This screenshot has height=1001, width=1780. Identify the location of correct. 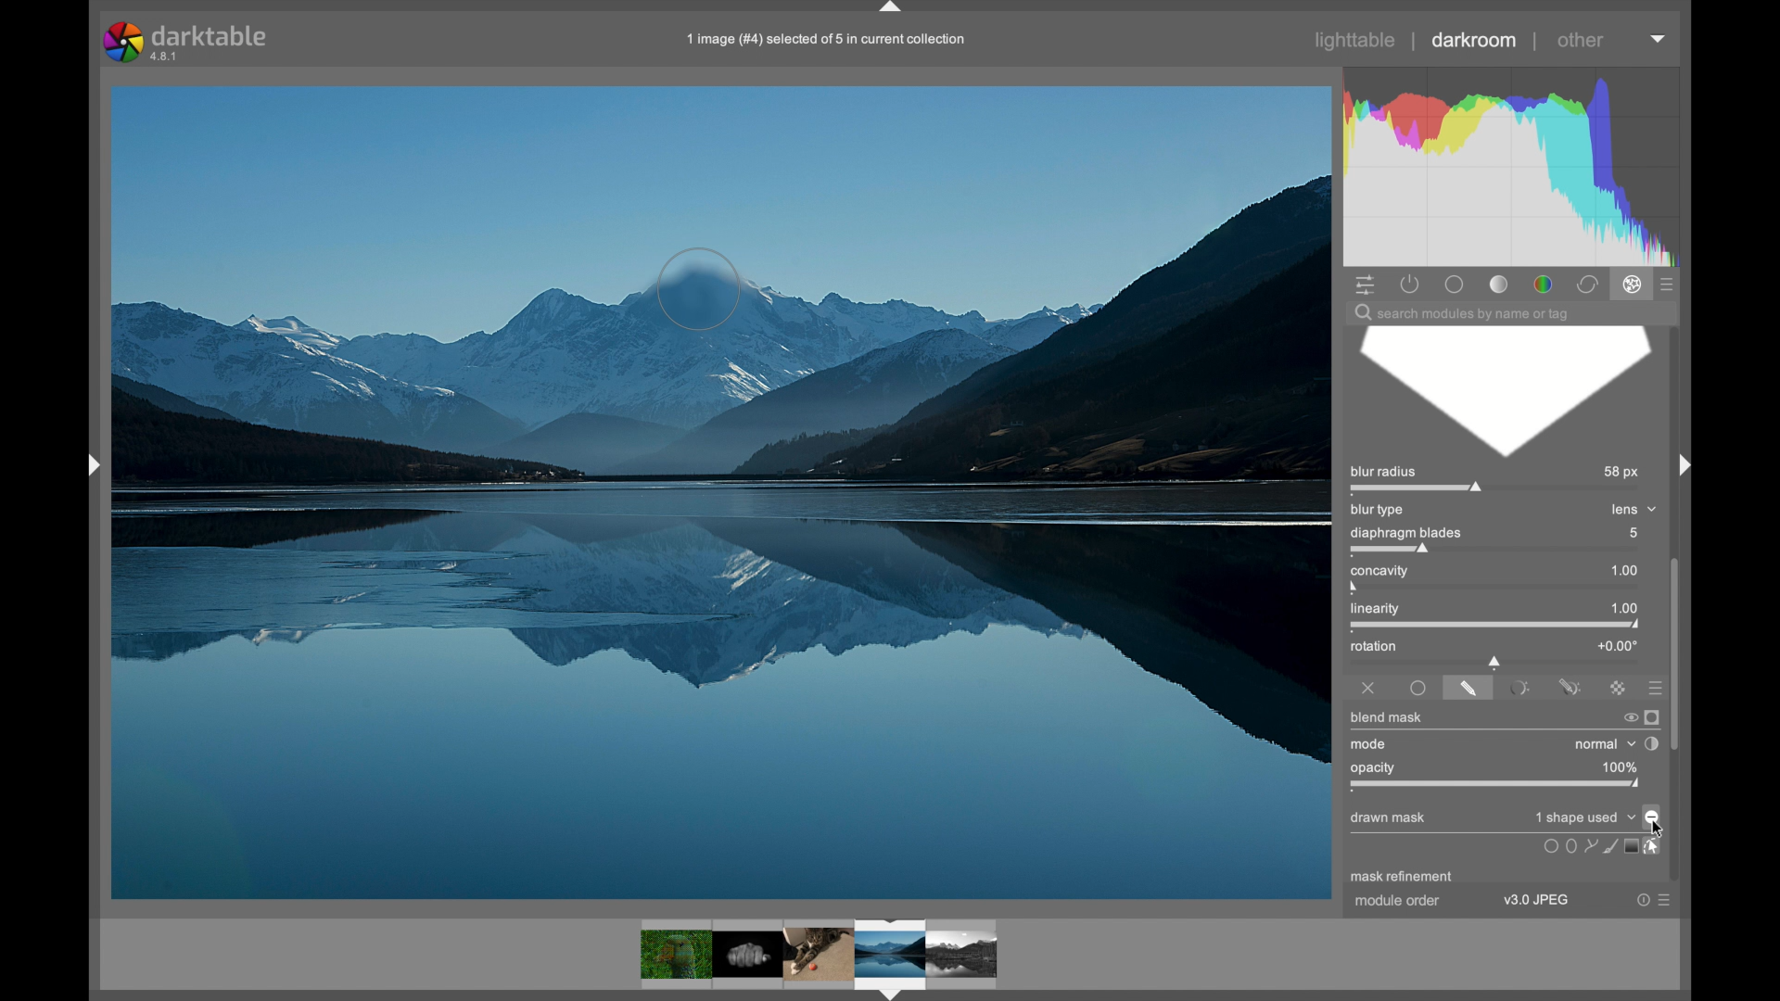
(1586, 285).